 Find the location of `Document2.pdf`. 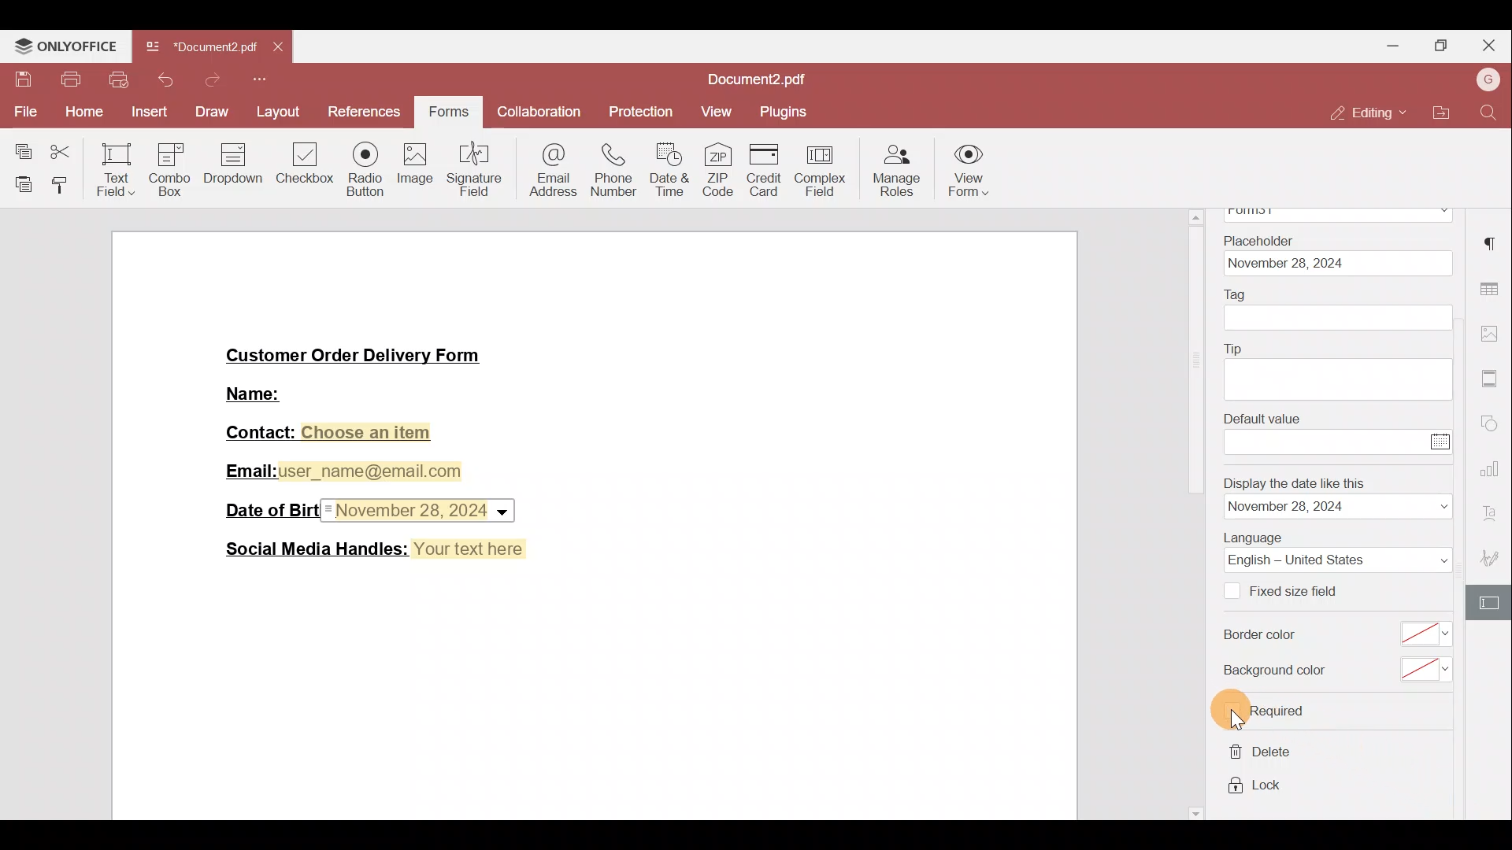

Document2.pdf is located at coordinates (200, 46).